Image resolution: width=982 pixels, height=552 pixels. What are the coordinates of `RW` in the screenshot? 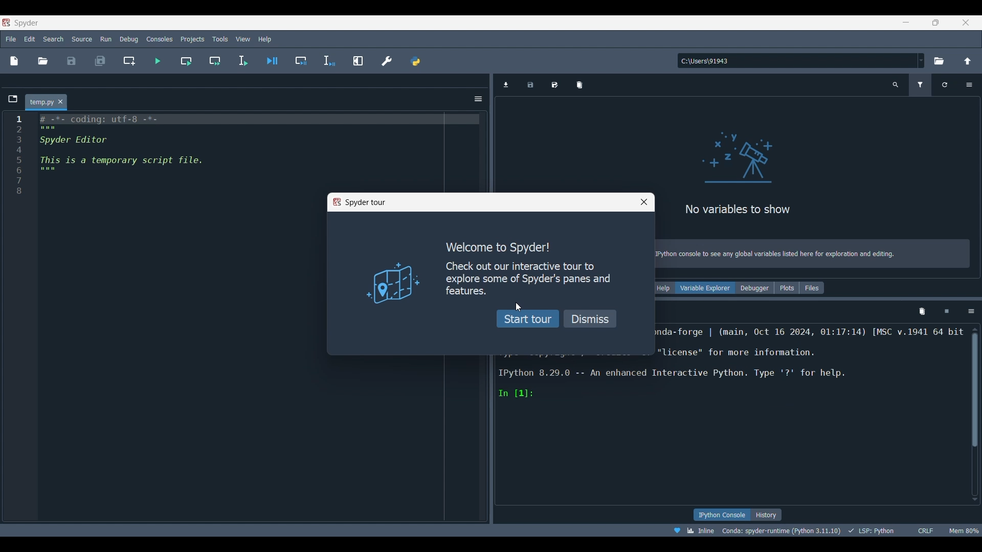 It's located at (934, 531).